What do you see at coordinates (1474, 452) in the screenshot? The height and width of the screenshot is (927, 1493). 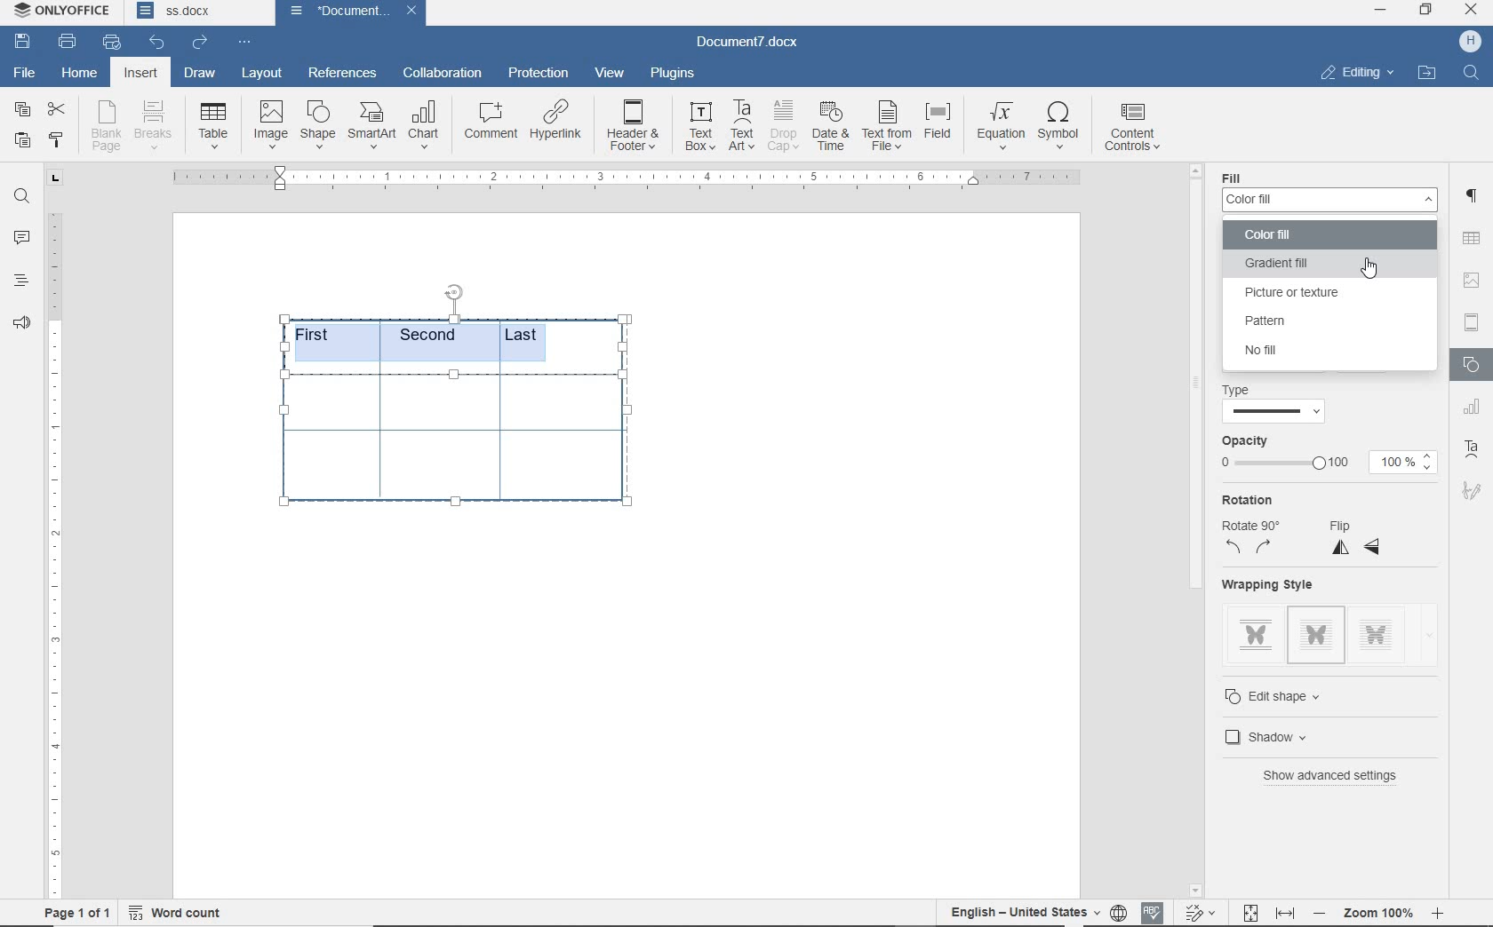 I see `text art` at bounding box center [1474, 452].